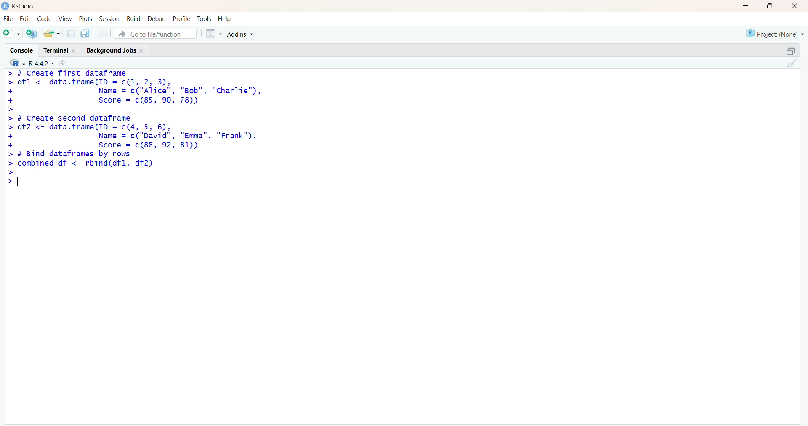 The height and width of the screenshot is (426, 808). What do you see at coordinates (157, 19) in the screenshot?
I see `Debug` at bounding box center [157, 19].